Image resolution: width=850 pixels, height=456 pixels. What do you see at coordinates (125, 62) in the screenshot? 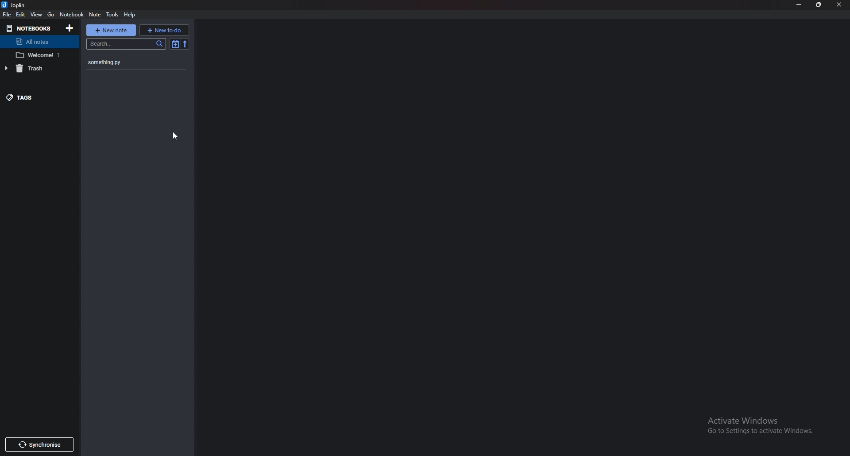
I see `note` at bounding box center [125, 62].